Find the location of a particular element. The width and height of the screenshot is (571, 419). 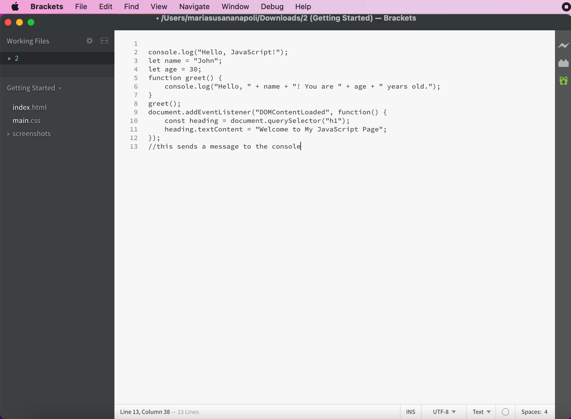

configure working set is located at coordinates (89, 41).